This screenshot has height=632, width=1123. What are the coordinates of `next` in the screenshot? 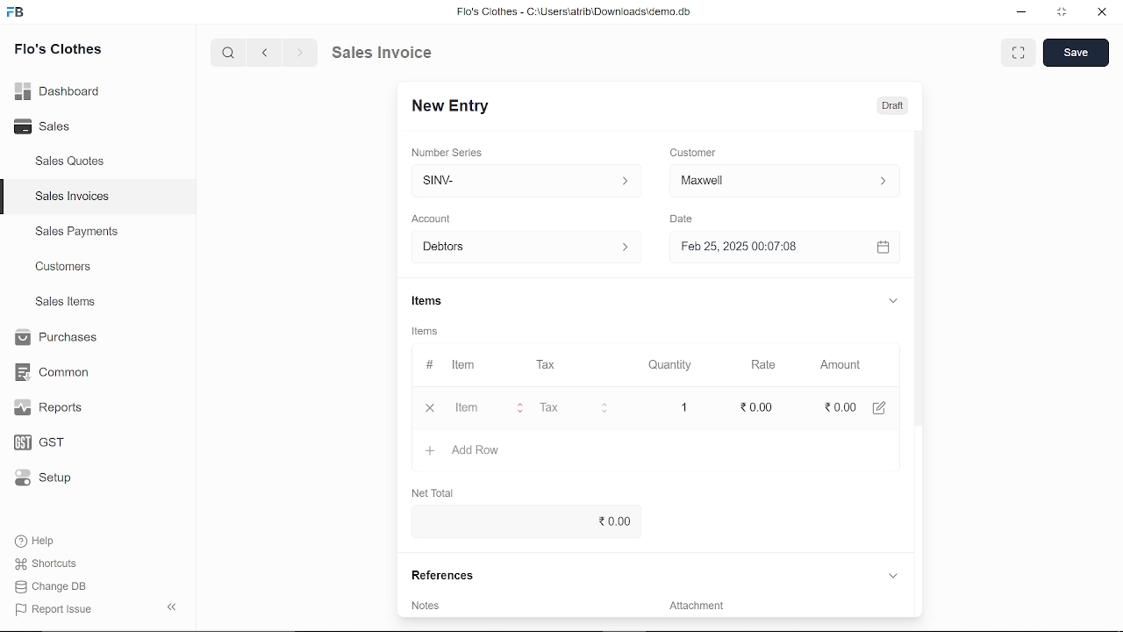 It's located at (300, 53).